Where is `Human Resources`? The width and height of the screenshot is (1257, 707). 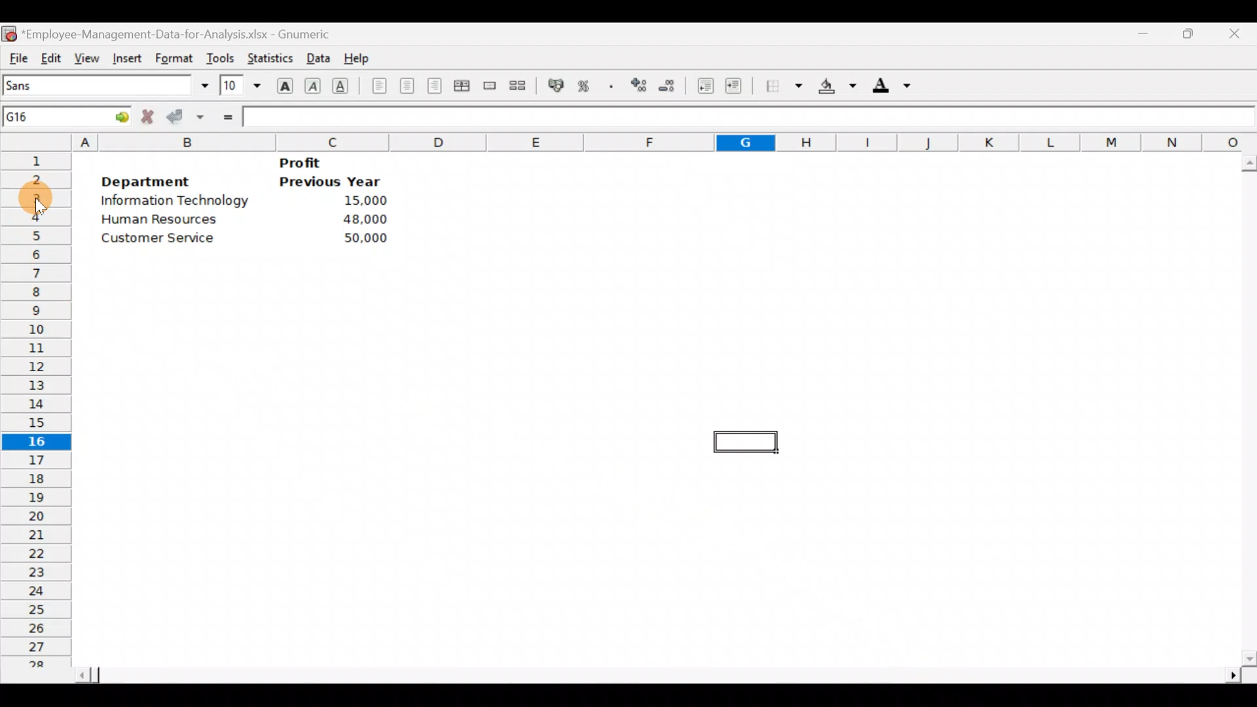 Human Resources is located at coordinates (160, 218).